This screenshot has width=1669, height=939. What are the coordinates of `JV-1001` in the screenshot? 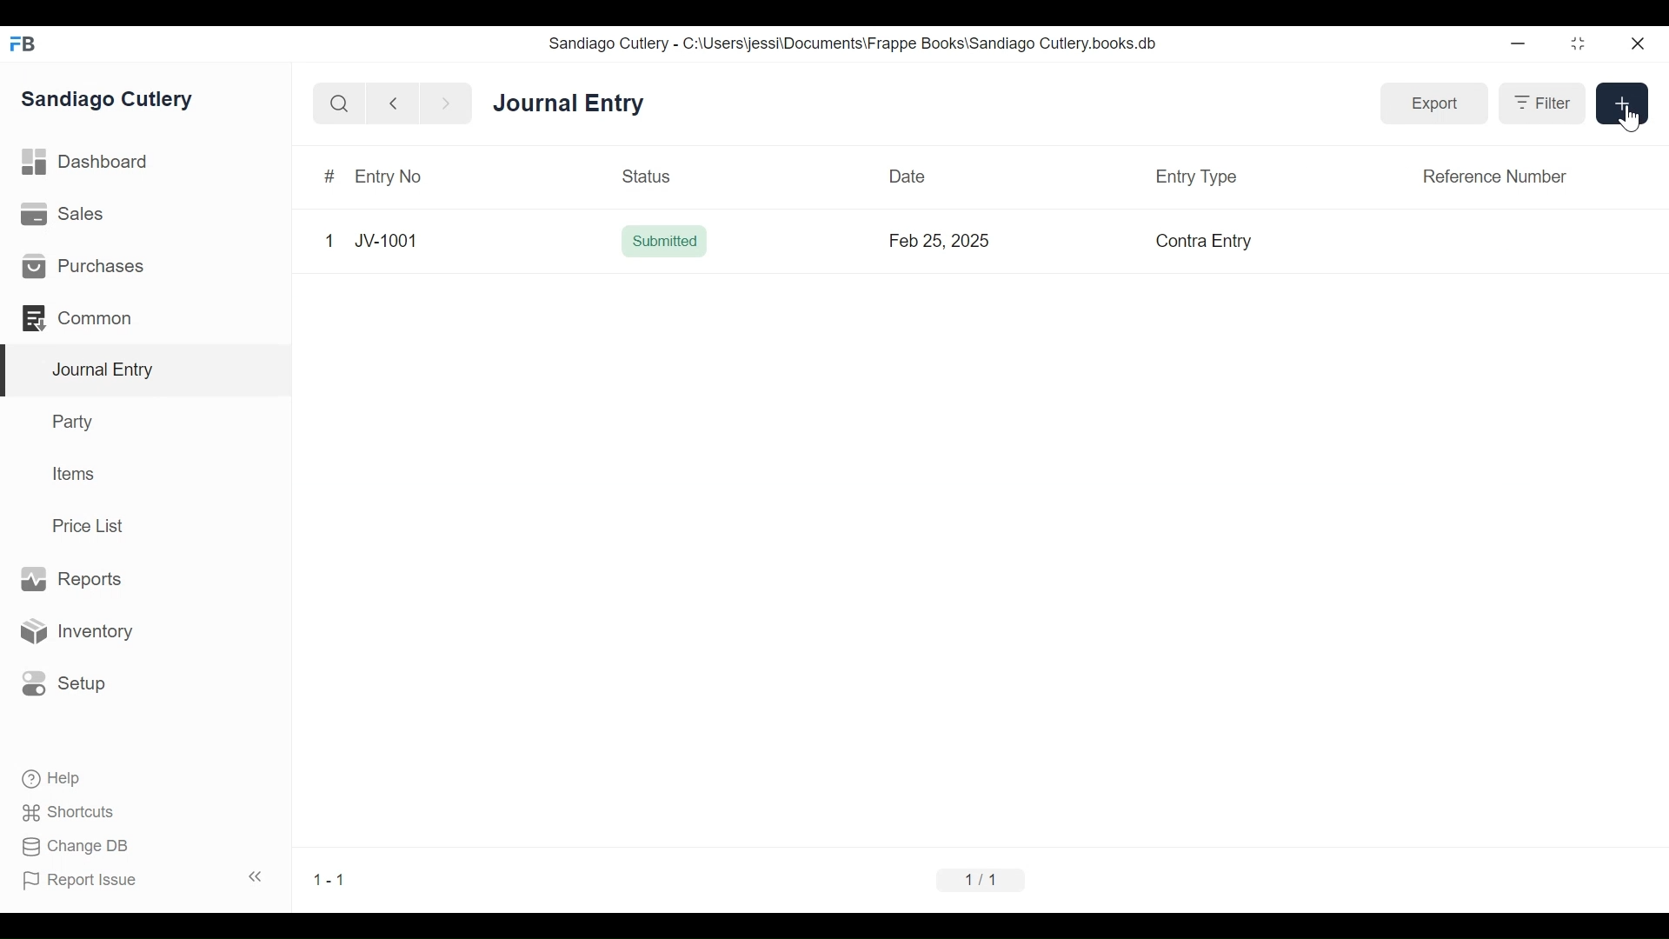 It's located at (384, 239).